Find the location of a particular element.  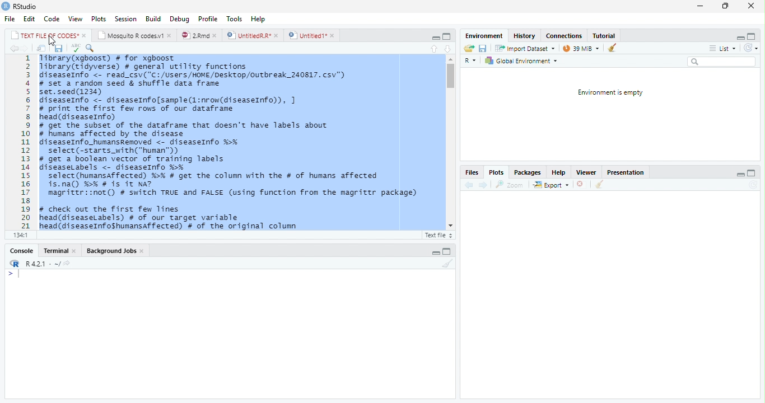

Zoom is located at coordinates (510, 184).